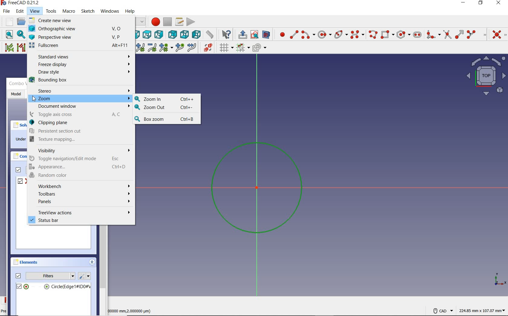 Image resolution: width=508 pixels, height=316 pixels. What do you see at coordinates (133, 311) in the screenshot?
I see `measuremts` at bounding box center [133, 311].